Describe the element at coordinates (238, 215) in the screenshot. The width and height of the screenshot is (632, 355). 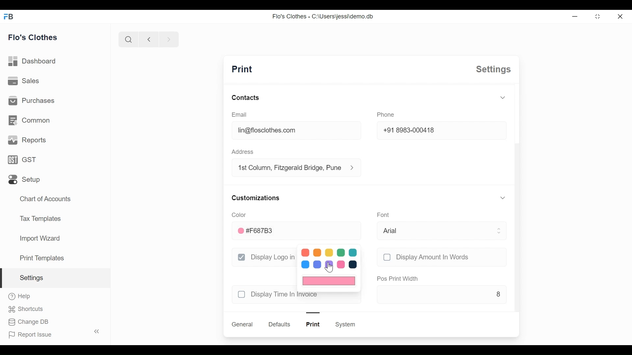
I see `color` at that location.